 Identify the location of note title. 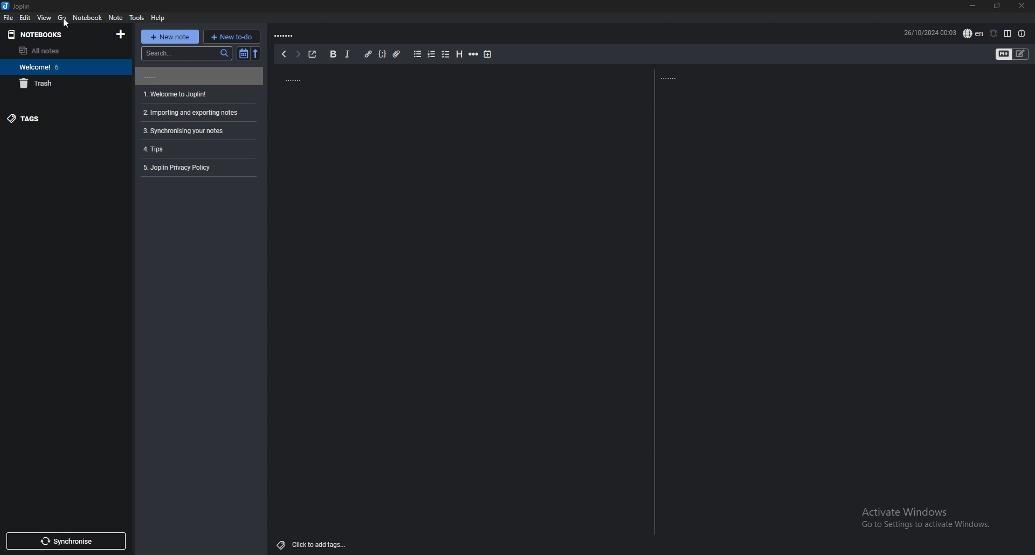
(324, 78).